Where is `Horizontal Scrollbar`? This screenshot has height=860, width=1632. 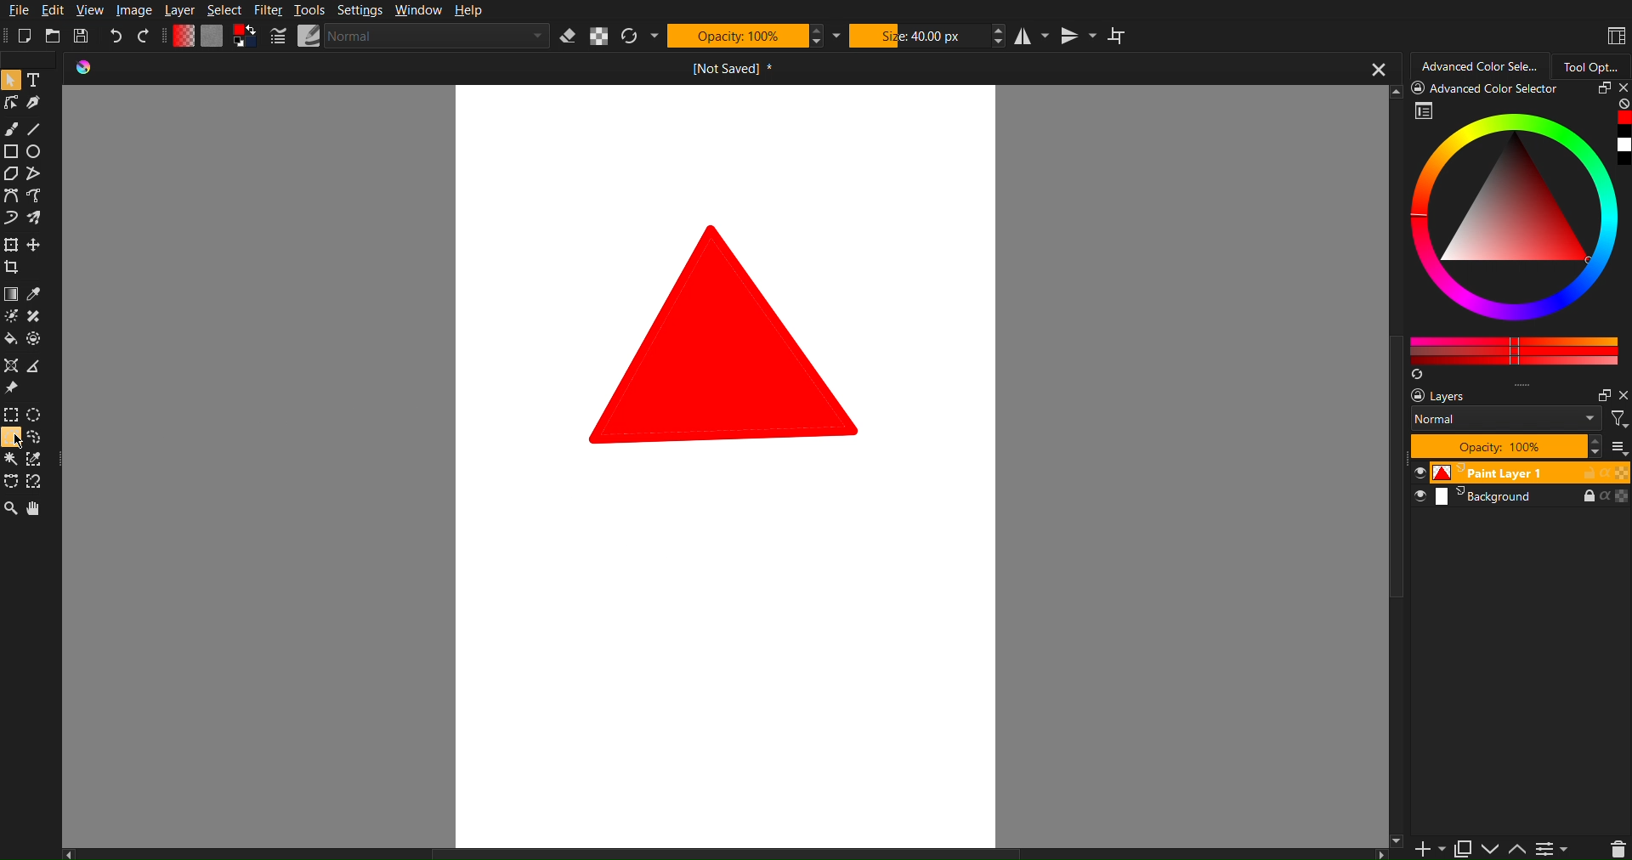 Horizontal Scrollbar is located at coordinates (728, 852).